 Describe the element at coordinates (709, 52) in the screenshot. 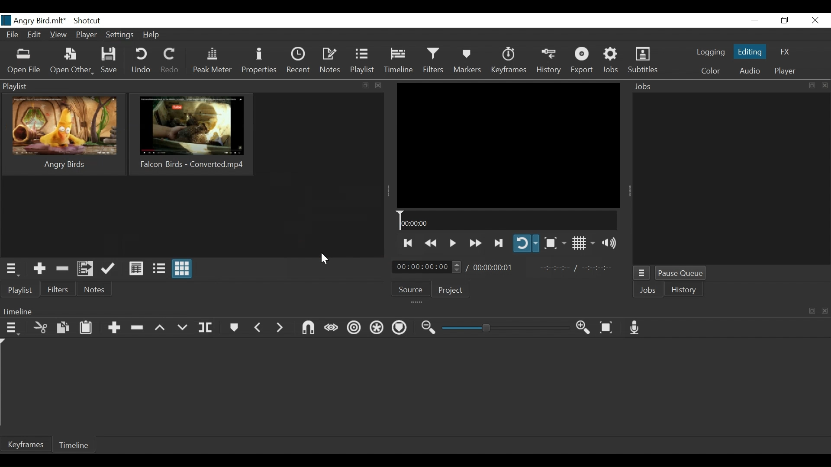

I see `logging` at that location.